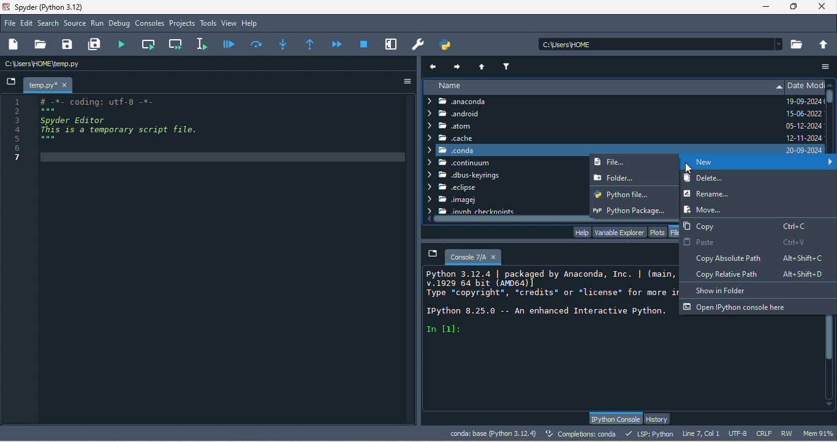 This screenshot has width=837, height=442. Describe the element at coordinates (403, 81) in the screenshot. I see `options` at that location.